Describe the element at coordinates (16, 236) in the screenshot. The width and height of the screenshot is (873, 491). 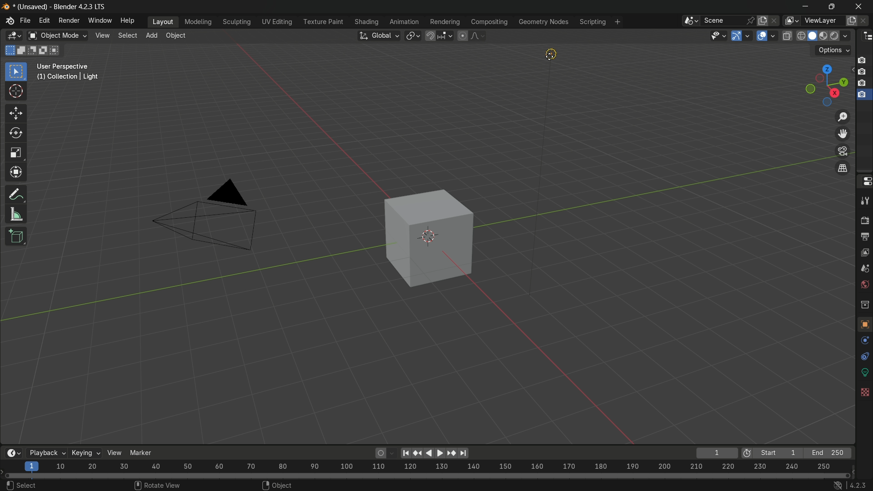
I see `add cube` at that location.